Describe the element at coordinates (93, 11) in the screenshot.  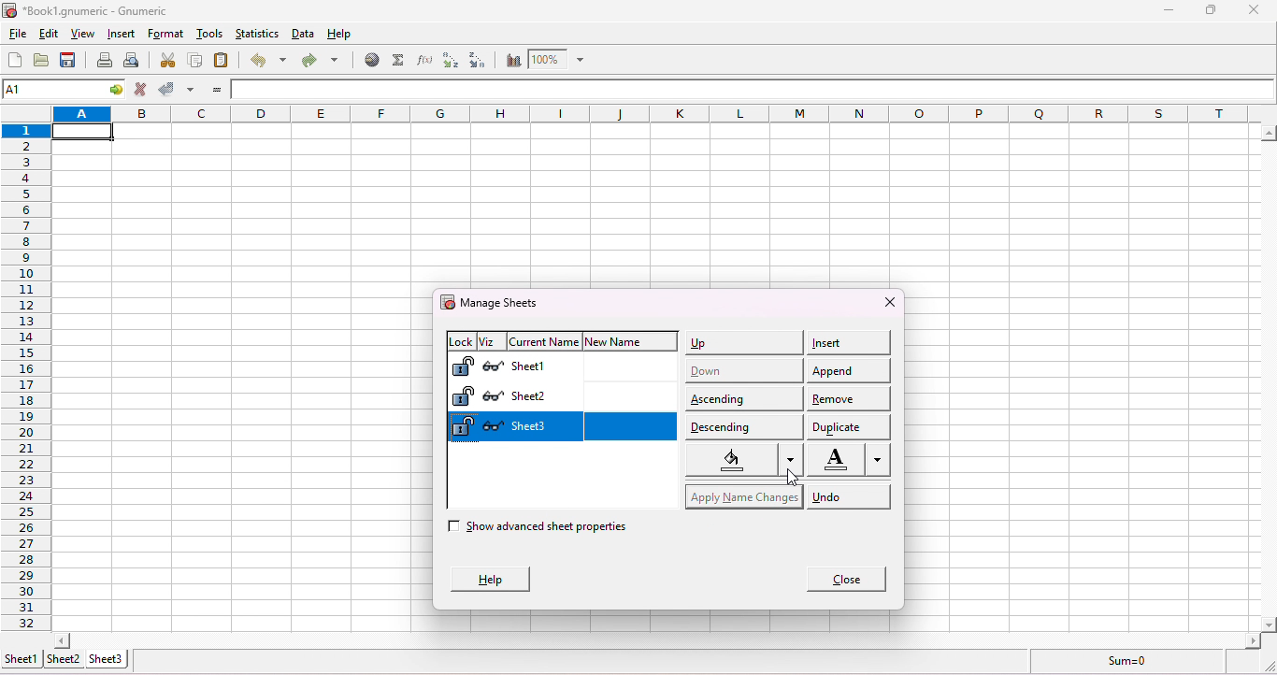
I see `*Book1.gnumeric - numeric` at that location.